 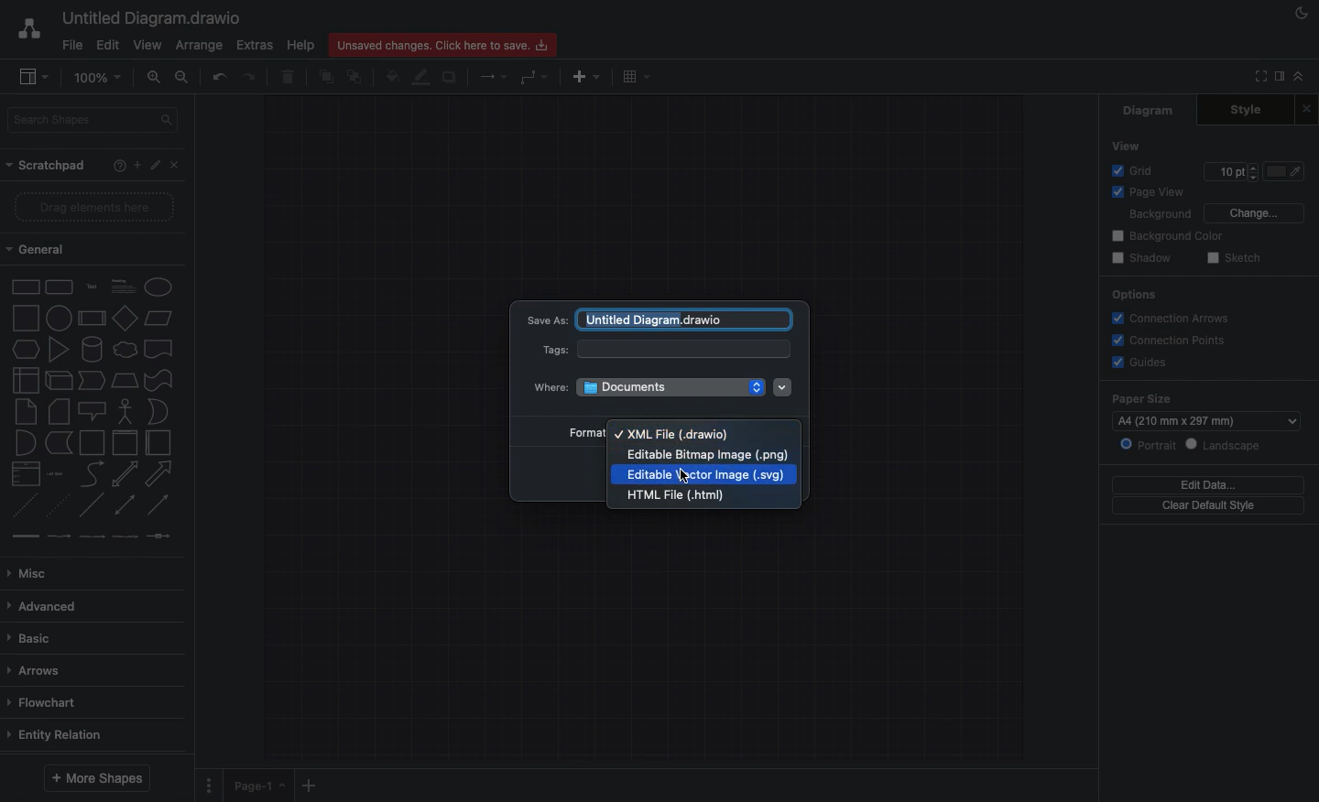 I want to click on Trash, so click(x=288, y=78).